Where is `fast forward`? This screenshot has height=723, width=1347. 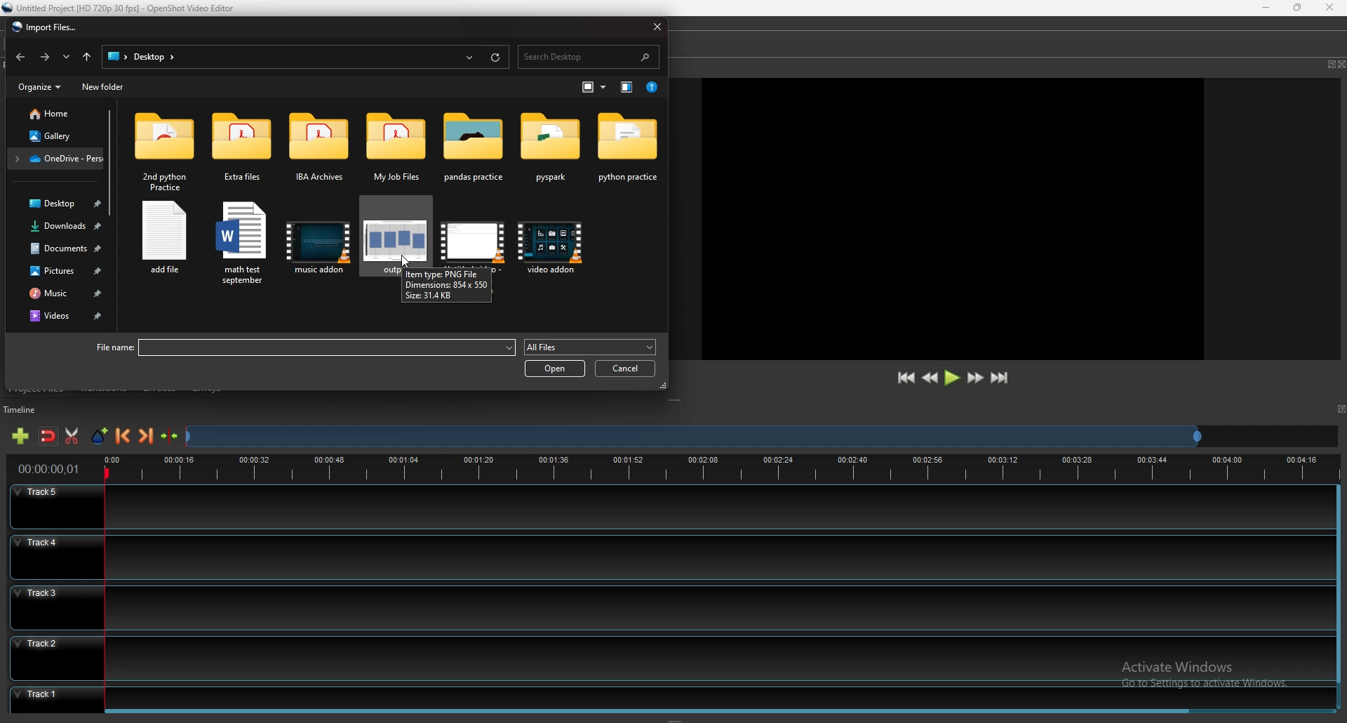
fast forward is located at coordinates (975, 378).